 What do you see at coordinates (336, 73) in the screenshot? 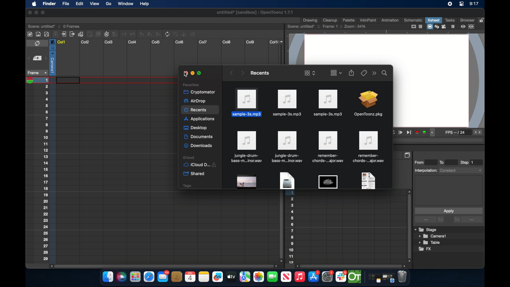
I see `tab group picker` at bounding box center [336, 73].